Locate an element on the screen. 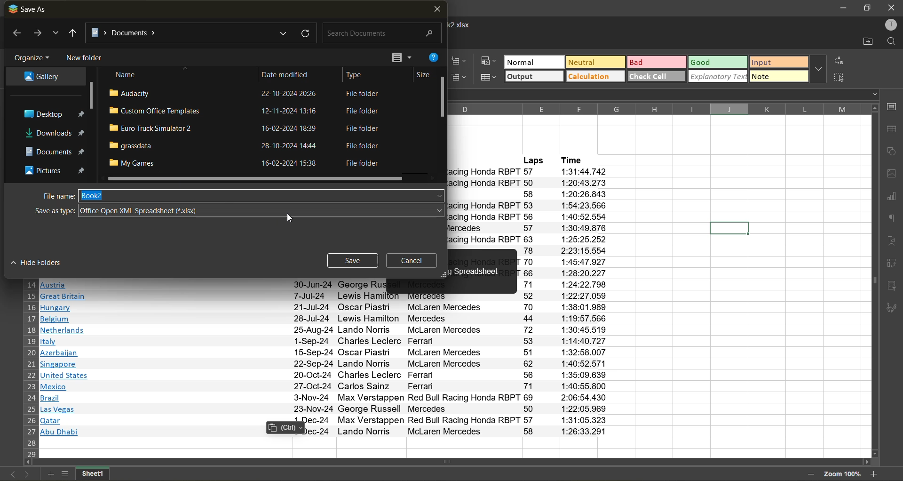 The height and width of the screenshot is (481, 903). move right is located at coordinates (866, 463).